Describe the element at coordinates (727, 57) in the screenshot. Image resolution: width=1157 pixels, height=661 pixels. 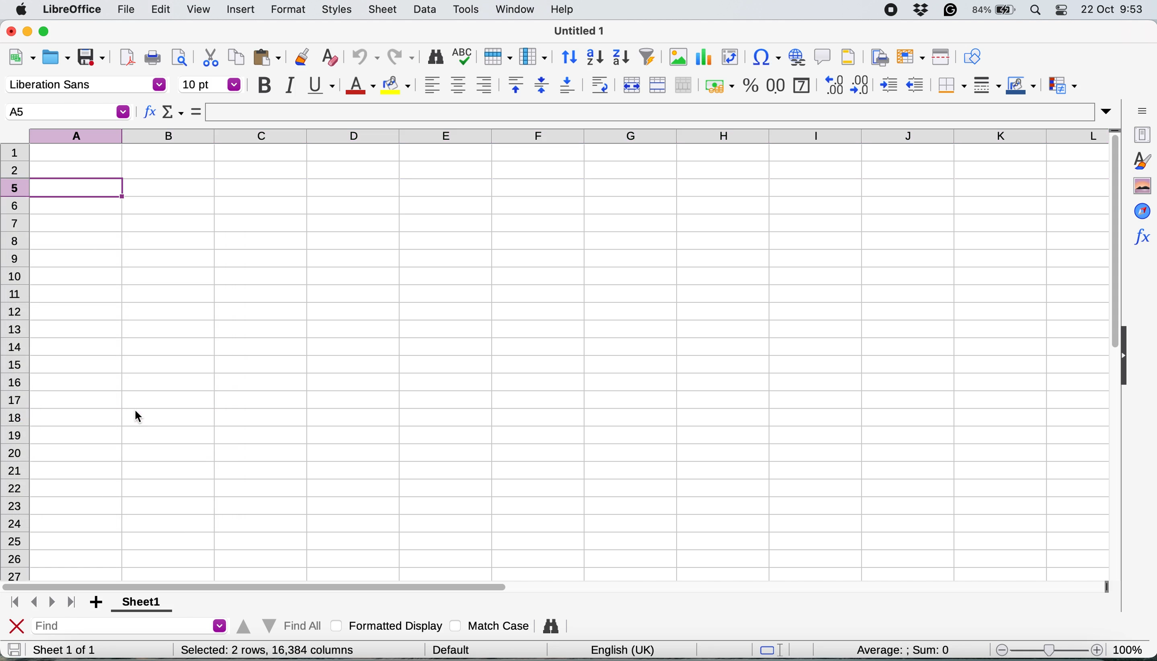
I see `insert or edit pivot table` at that location.